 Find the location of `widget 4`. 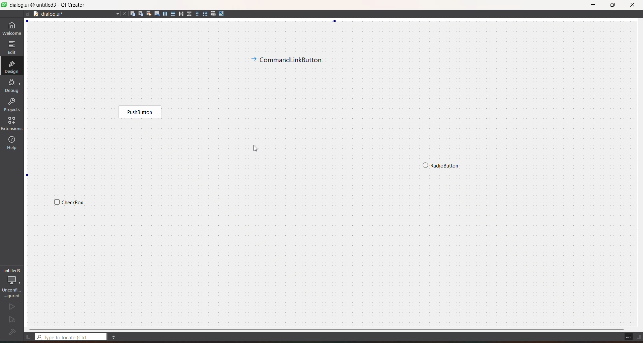

widget 4 is located at coordinates (293, 61).